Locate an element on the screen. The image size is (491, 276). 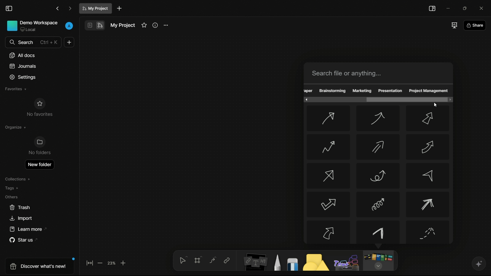
settings is located at coordinates (23, 77).